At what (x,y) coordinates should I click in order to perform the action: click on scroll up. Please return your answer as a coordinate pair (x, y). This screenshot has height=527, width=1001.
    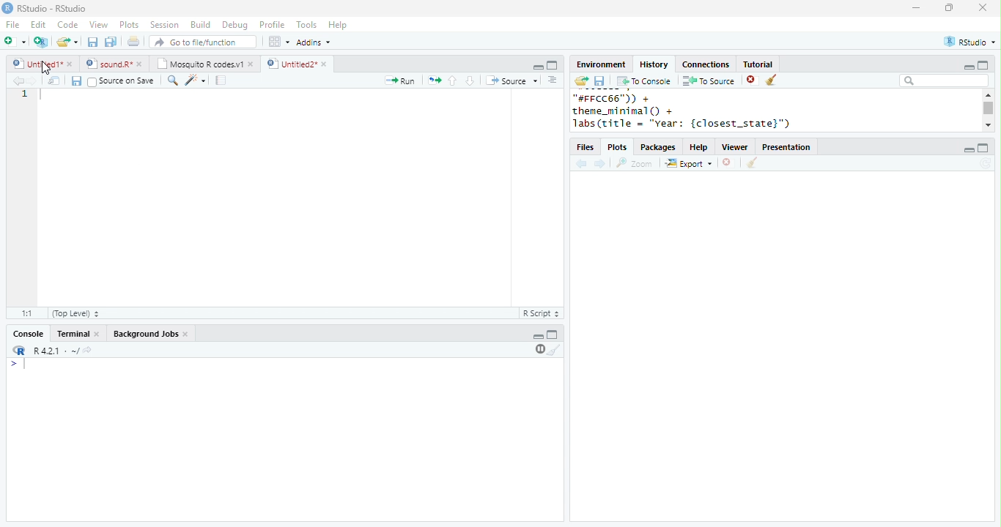
    Looking at the image, I should click on (989, 94).